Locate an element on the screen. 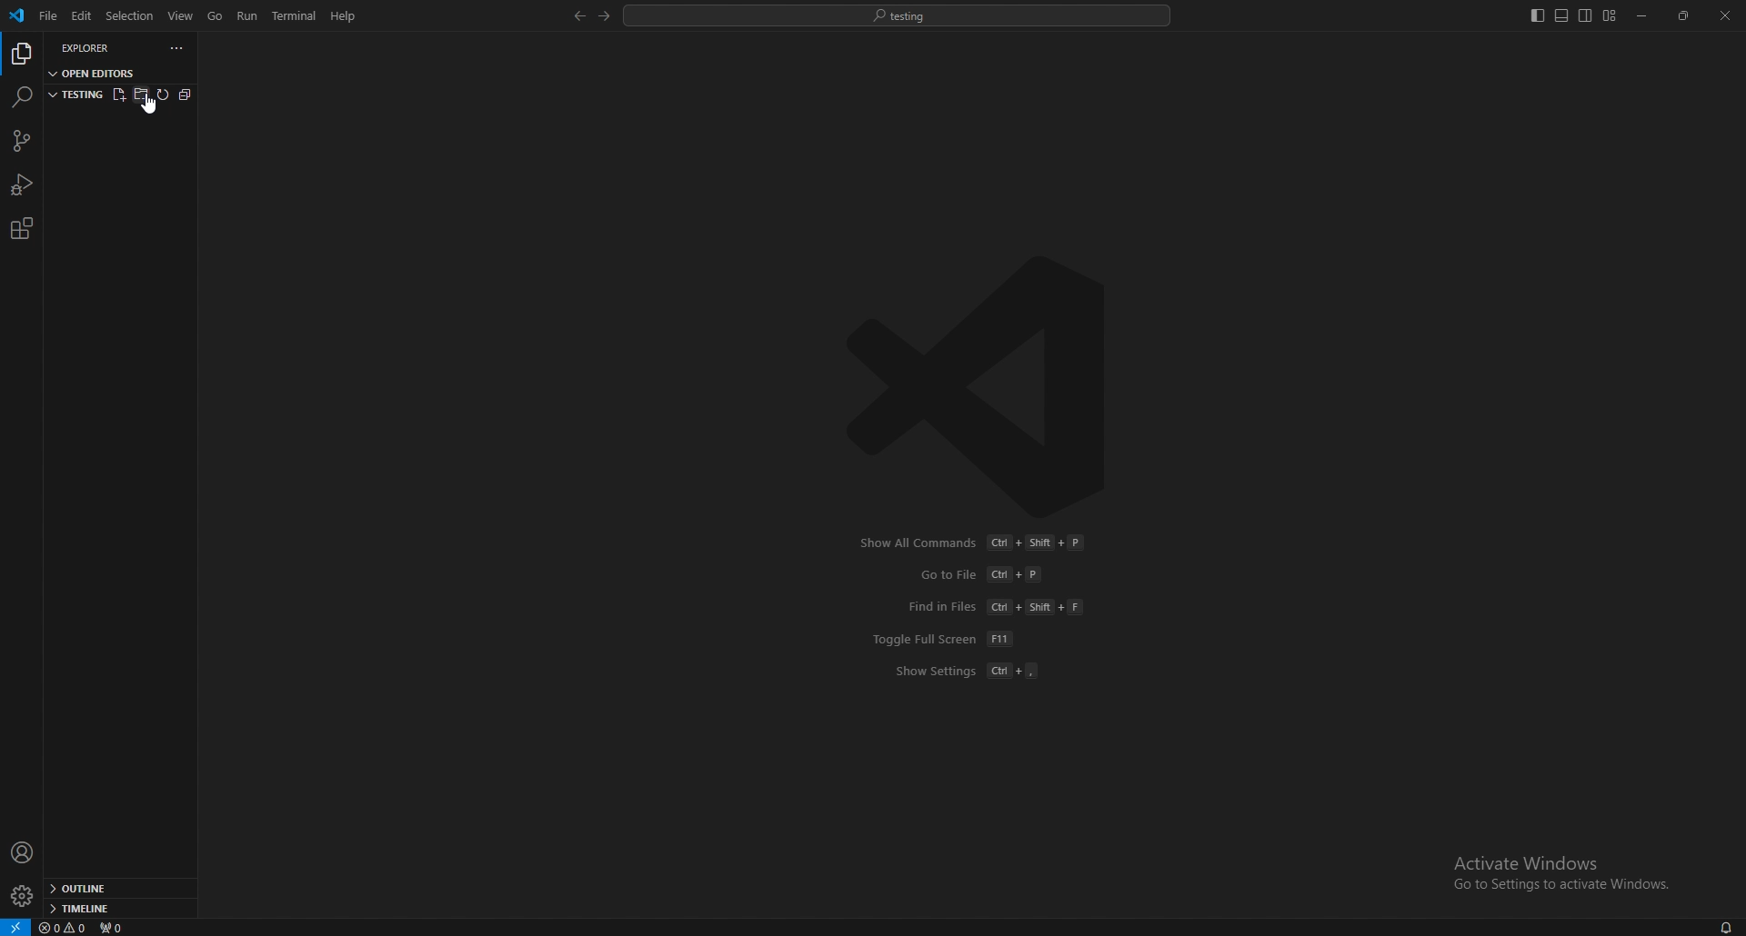  help is located at coordinates (344, 15).